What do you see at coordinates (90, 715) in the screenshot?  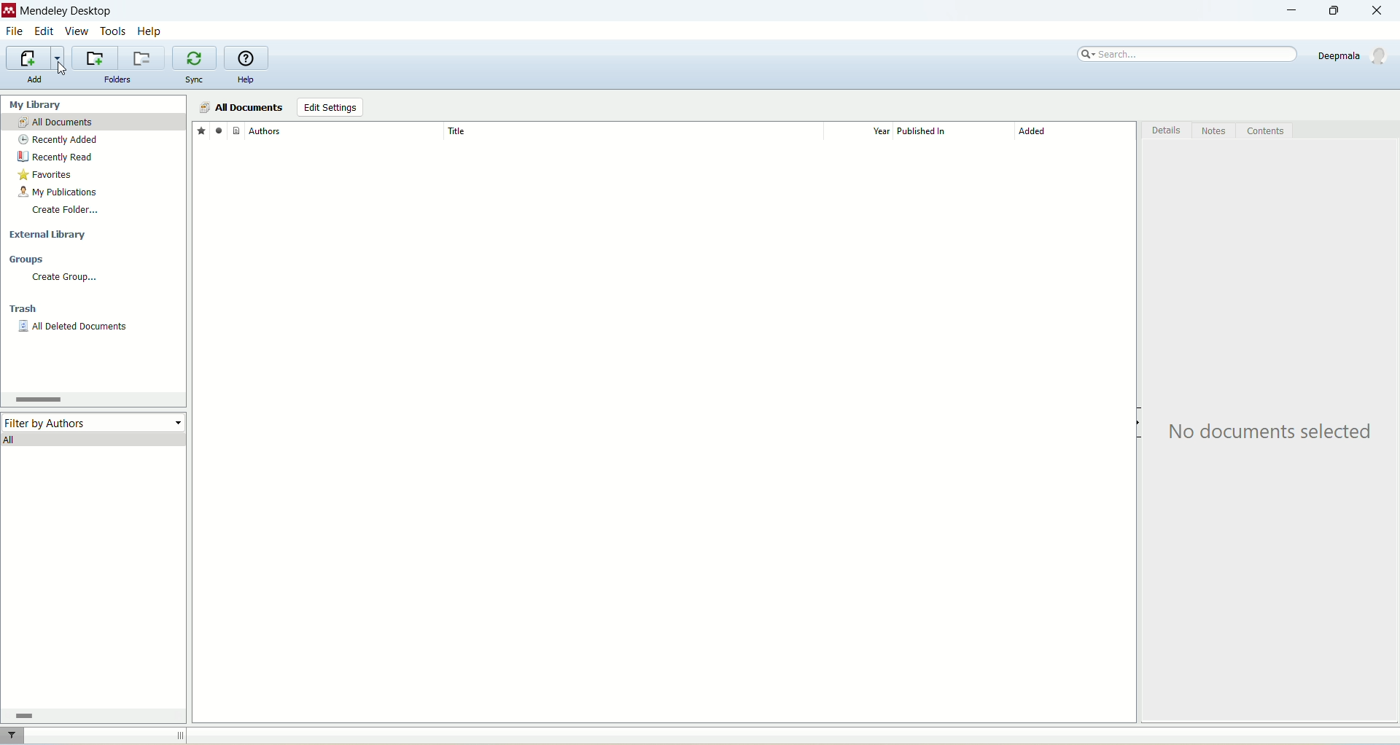 I see `horizontal scroll bar` at bounding box center [90, 715].